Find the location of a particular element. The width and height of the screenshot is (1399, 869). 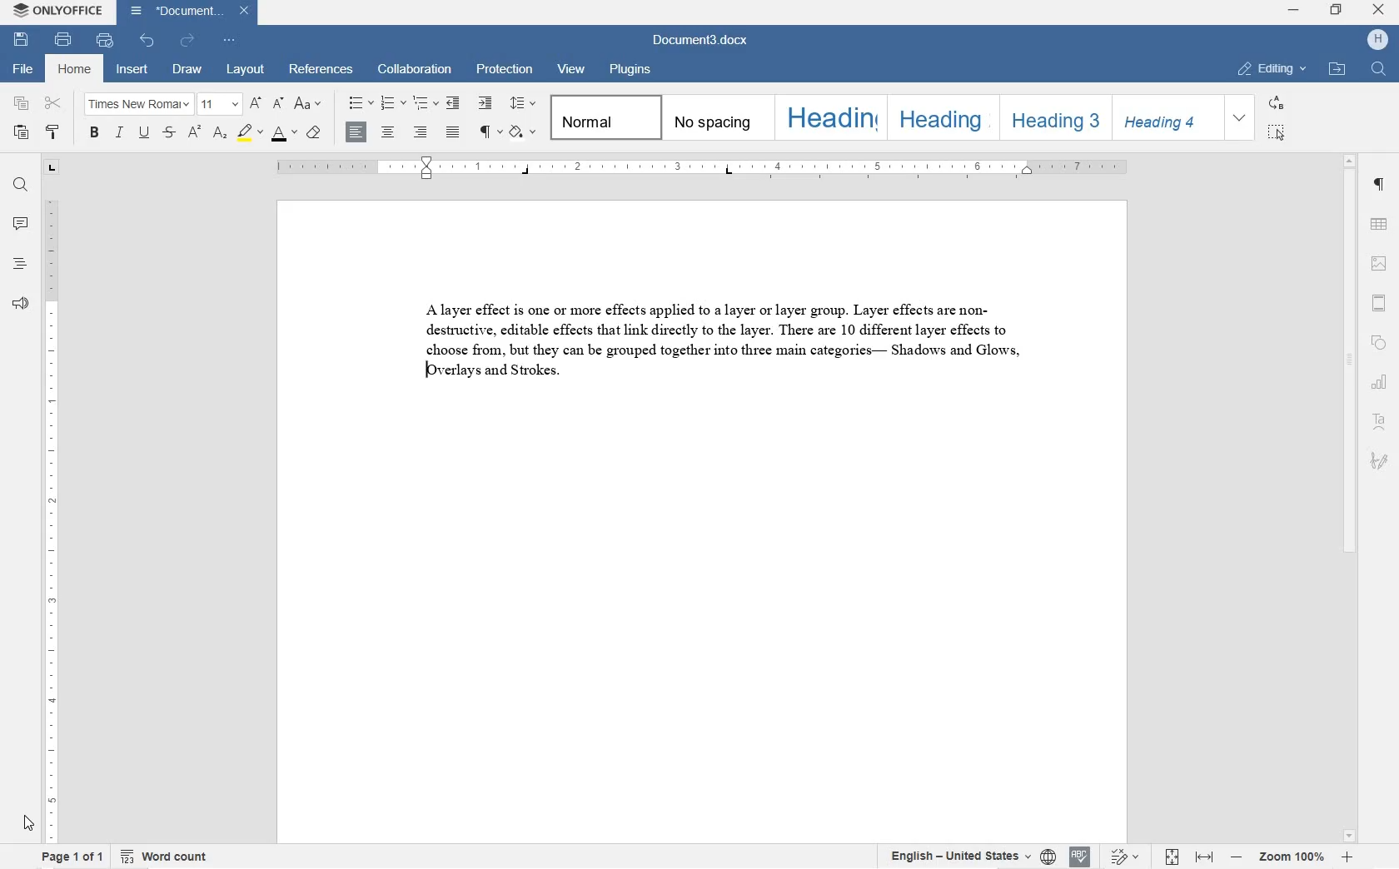

protection is located at coordinates (505, 68).